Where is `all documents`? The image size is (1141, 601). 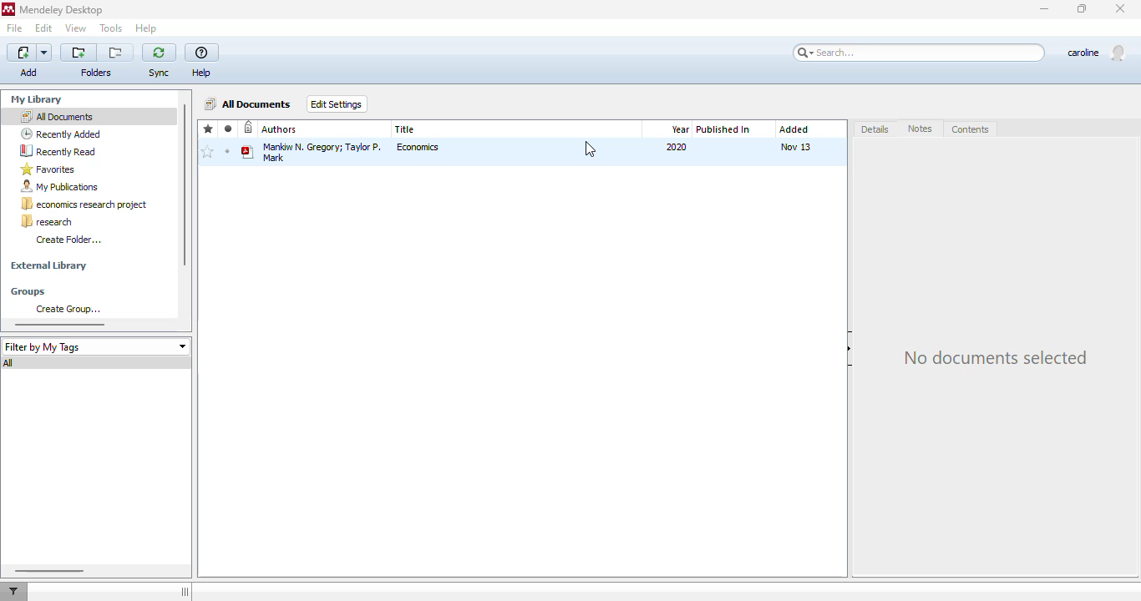
all documents is located at coordinates (56, 116).